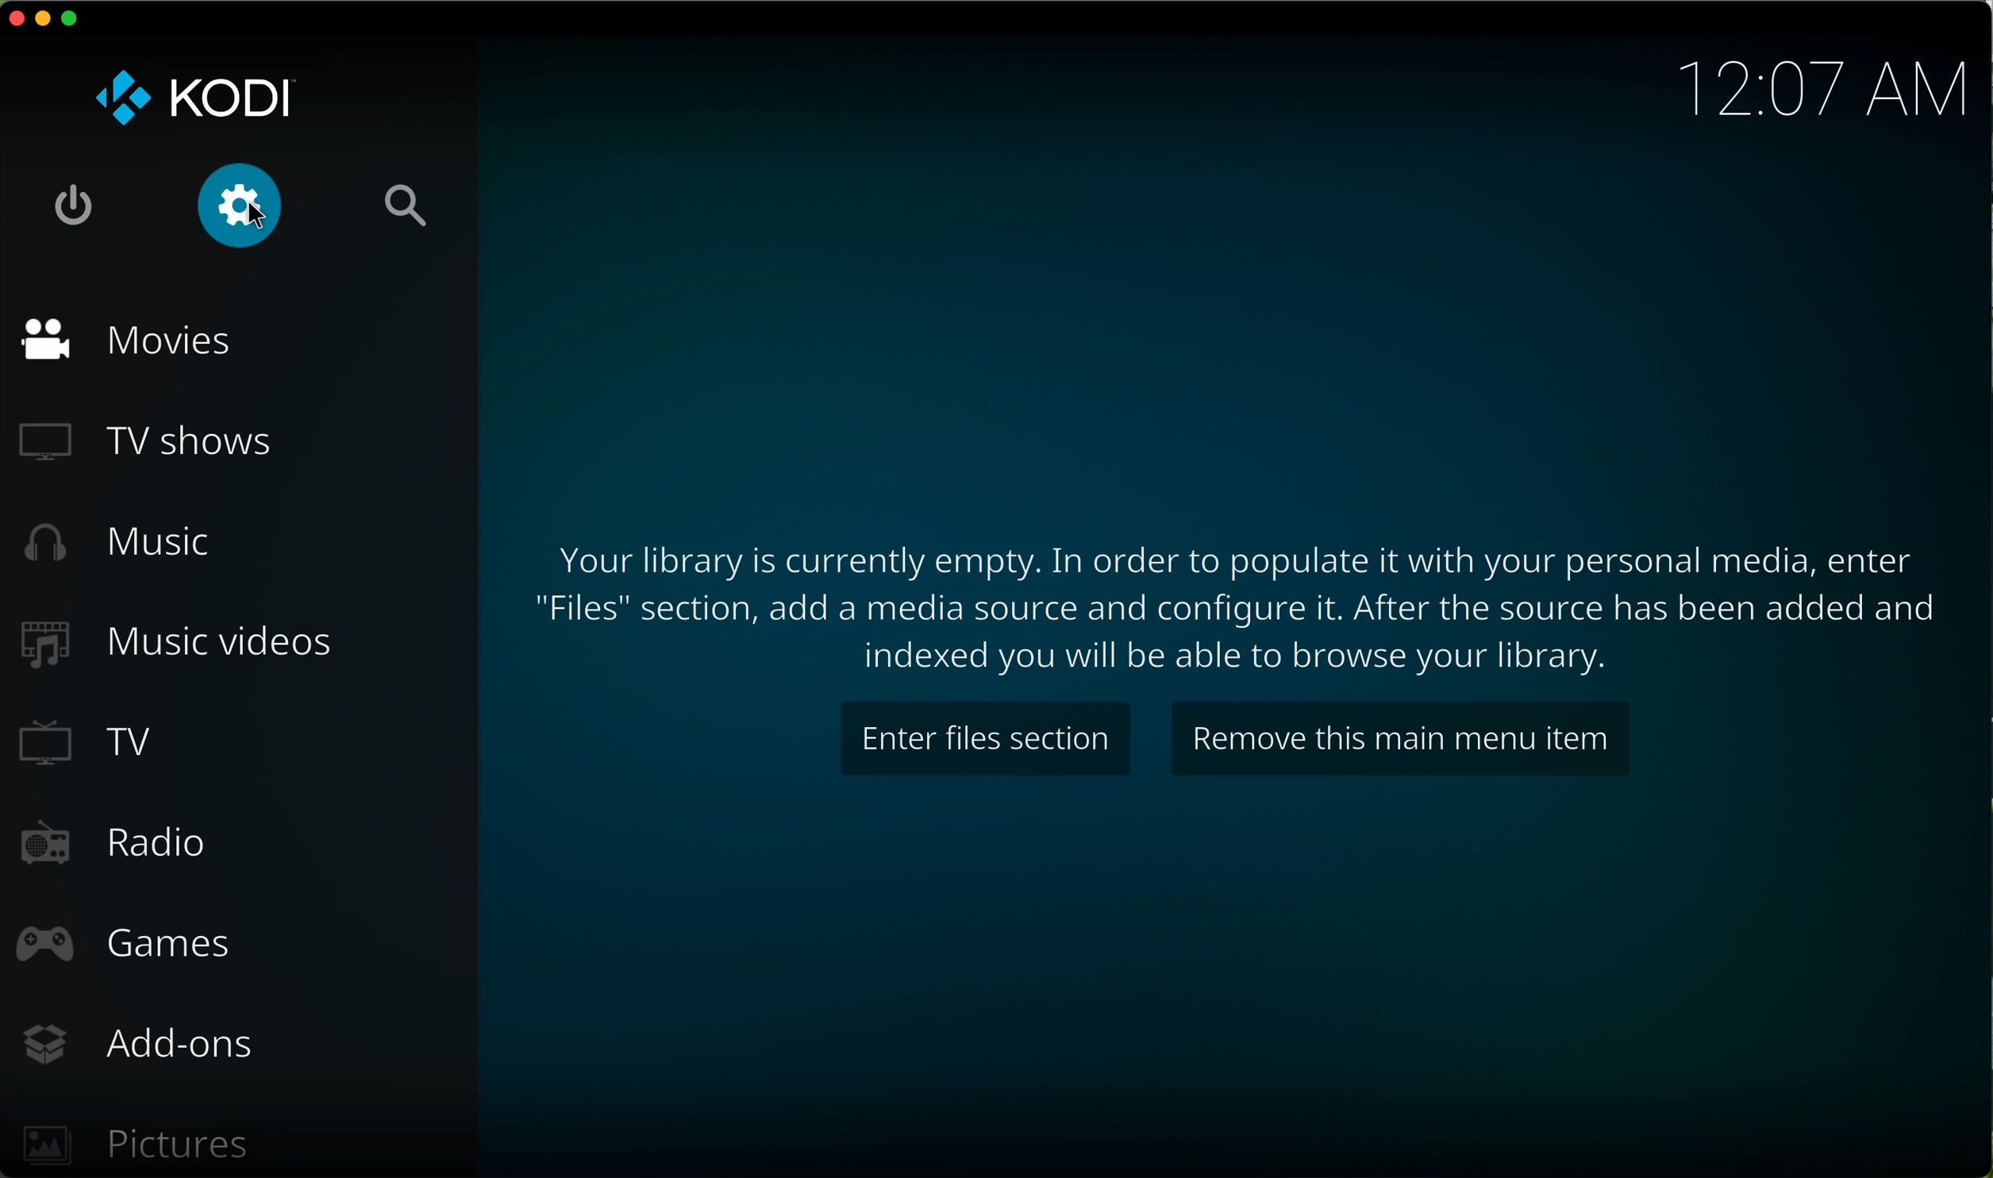 Image resolution: width=1993 pixels, height=1178 pixels. Describe the element at coordinates (111, 542) in the screenshot. I see `music` at that location.